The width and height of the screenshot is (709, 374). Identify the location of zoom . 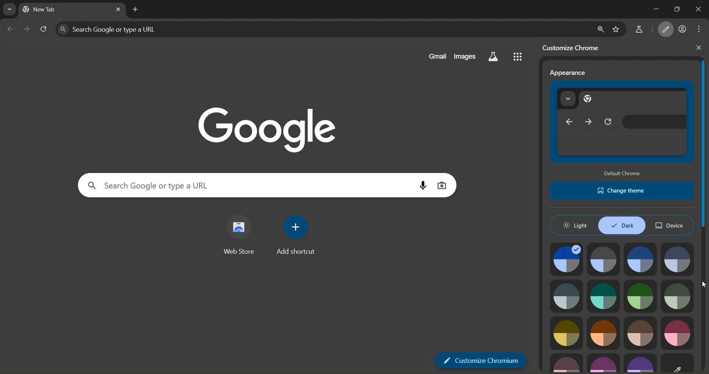
(600, 28).